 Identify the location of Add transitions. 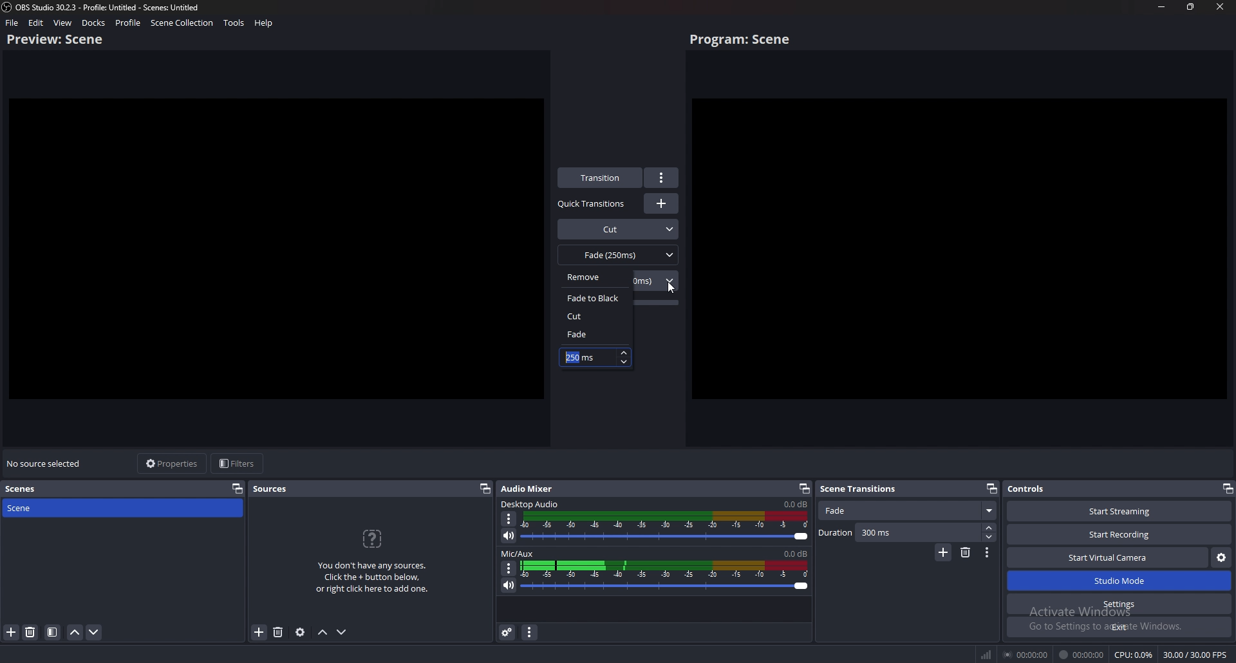
(661, 203).